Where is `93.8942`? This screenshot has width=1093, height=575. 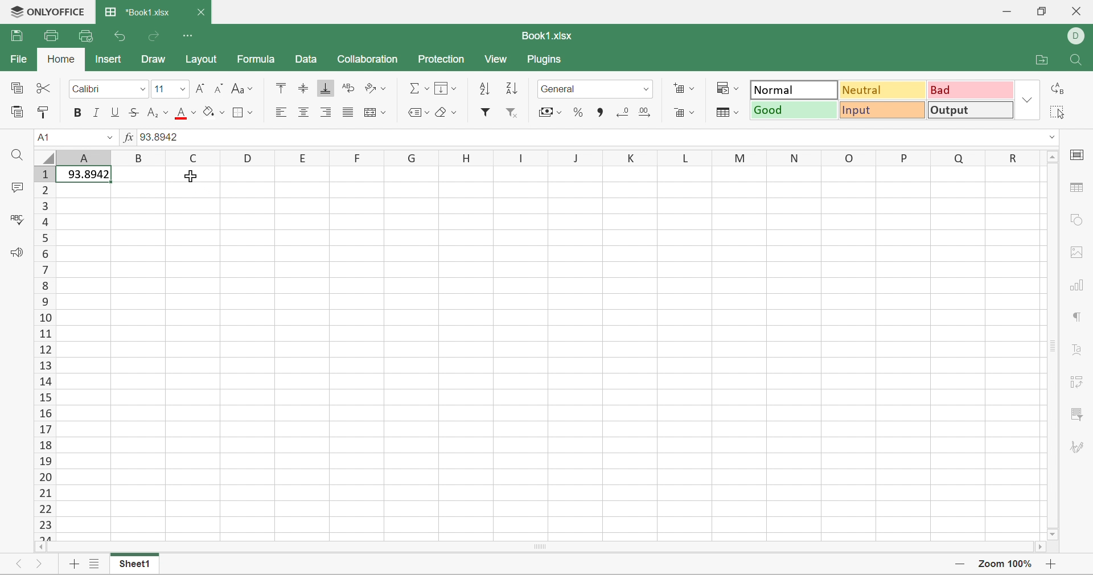
93.8942 is located at coordinates (86, 175).